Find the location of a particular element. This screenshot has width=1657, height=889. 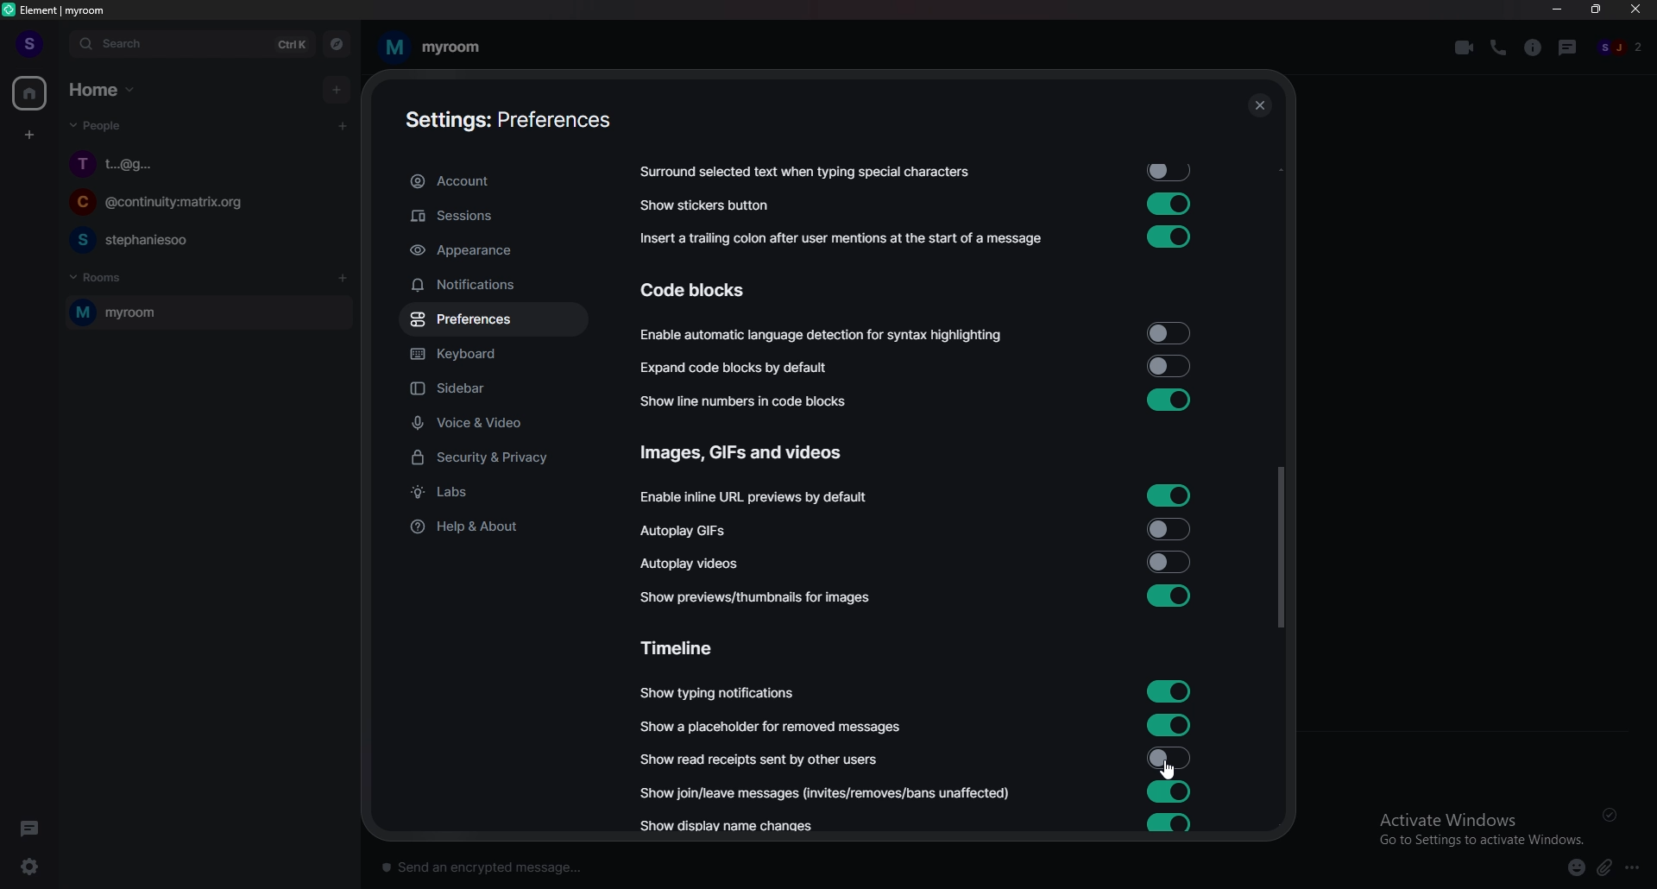

home is located at coordinates (31, 94).